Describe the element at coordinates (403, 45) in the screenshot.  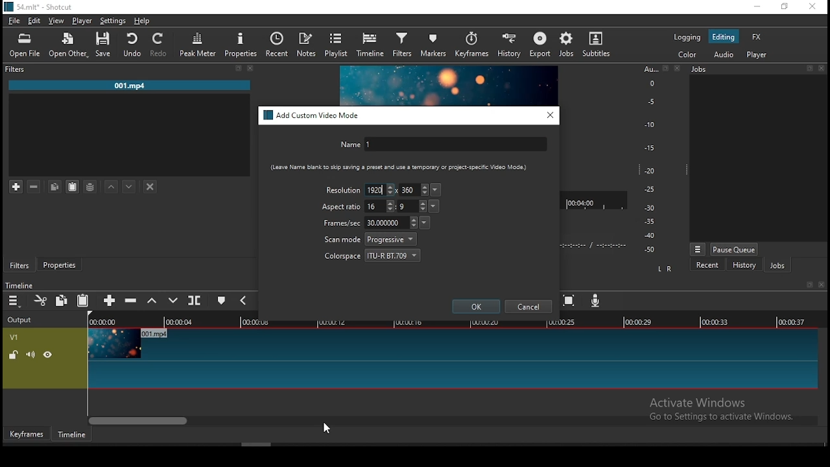
I see `filter` at that location.